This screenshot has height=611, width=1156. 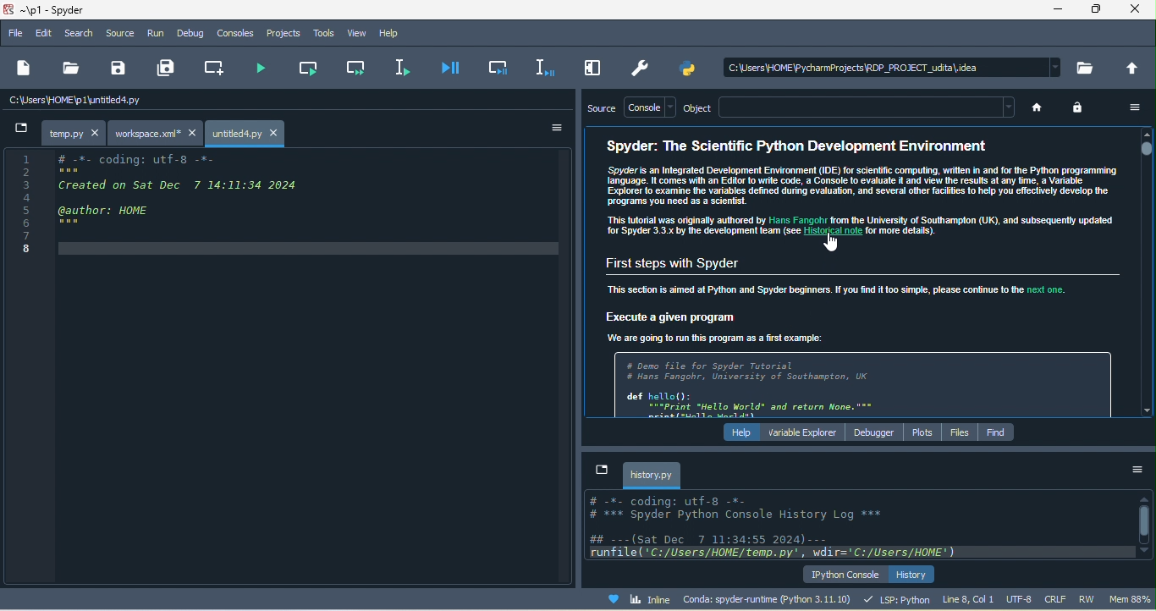 What do you see at coordinates (1058, 599) in the screenshot?
I see `crlf` at bounding box center [1058, 599].